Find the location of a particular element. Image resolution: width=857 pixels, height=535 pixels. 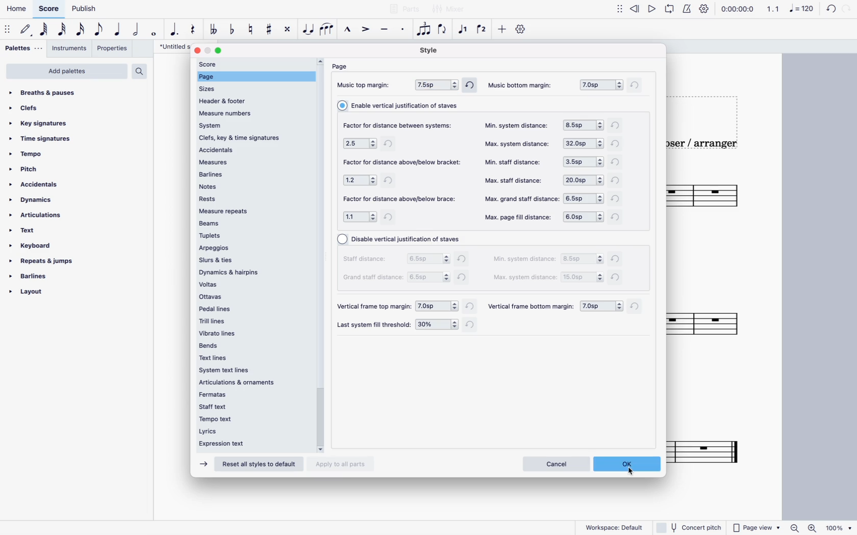

bottom margin is located at coordinates (600, 84).